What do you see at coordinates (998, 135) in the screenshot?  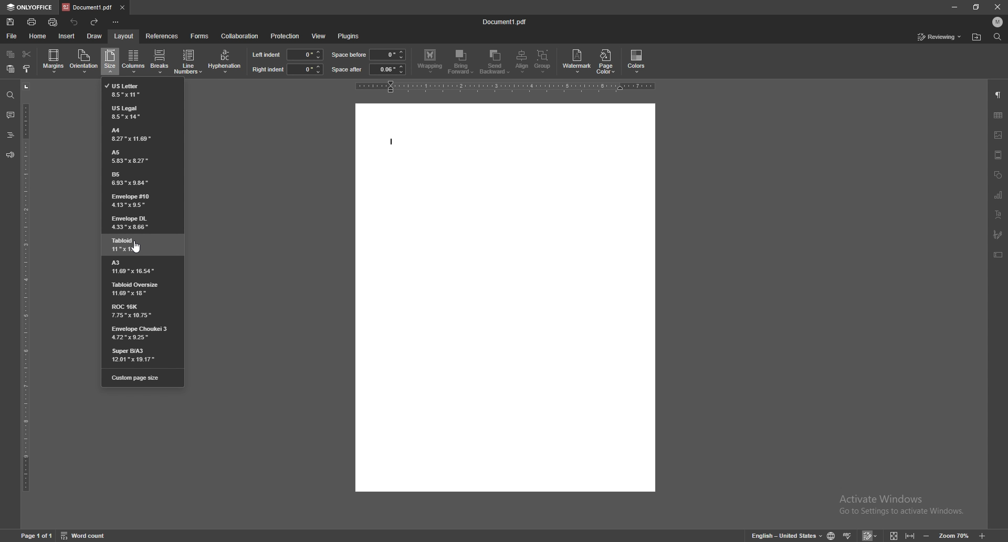 I see `image` at bounding box center [998, 135].